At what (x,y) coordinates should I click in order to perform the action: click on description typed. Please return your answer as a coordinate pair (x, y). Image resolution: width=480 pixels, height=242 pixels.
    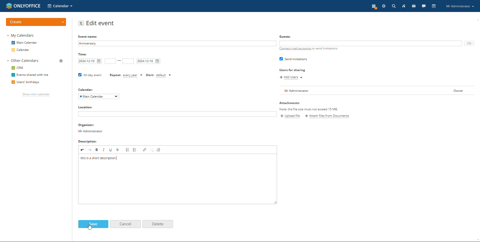
    Looking at the image, I should click on (100, 158).